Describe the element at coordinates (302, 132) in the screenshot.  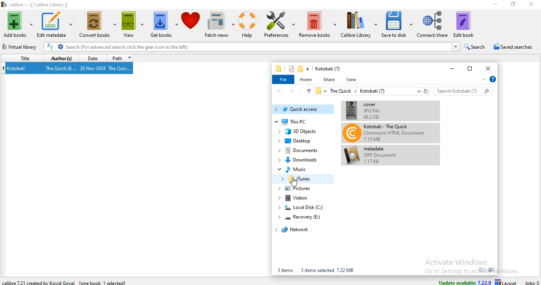
I see `3D Objects` at that location.